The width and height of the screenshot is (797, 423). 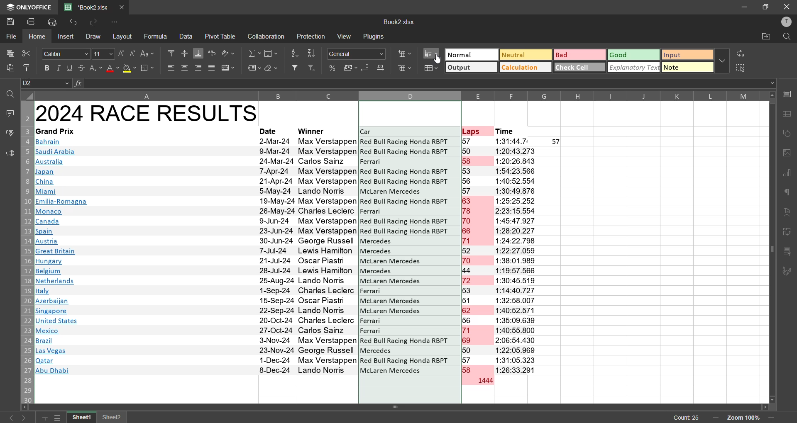 I want to click on normal, so click(x=470, y=54).